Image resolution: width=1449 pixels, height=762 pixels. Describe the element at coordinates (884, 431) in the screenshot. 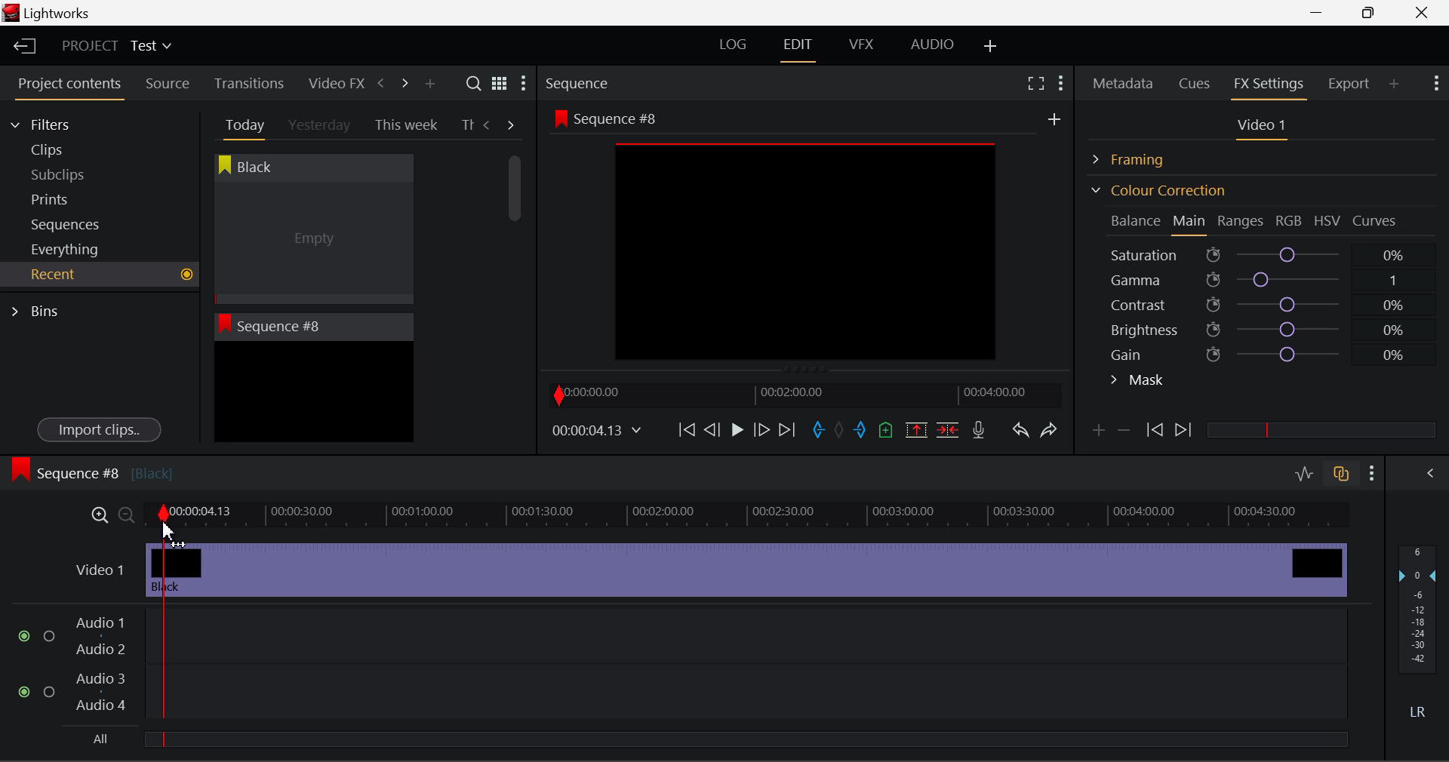

I see `Mark Cue` at that location.